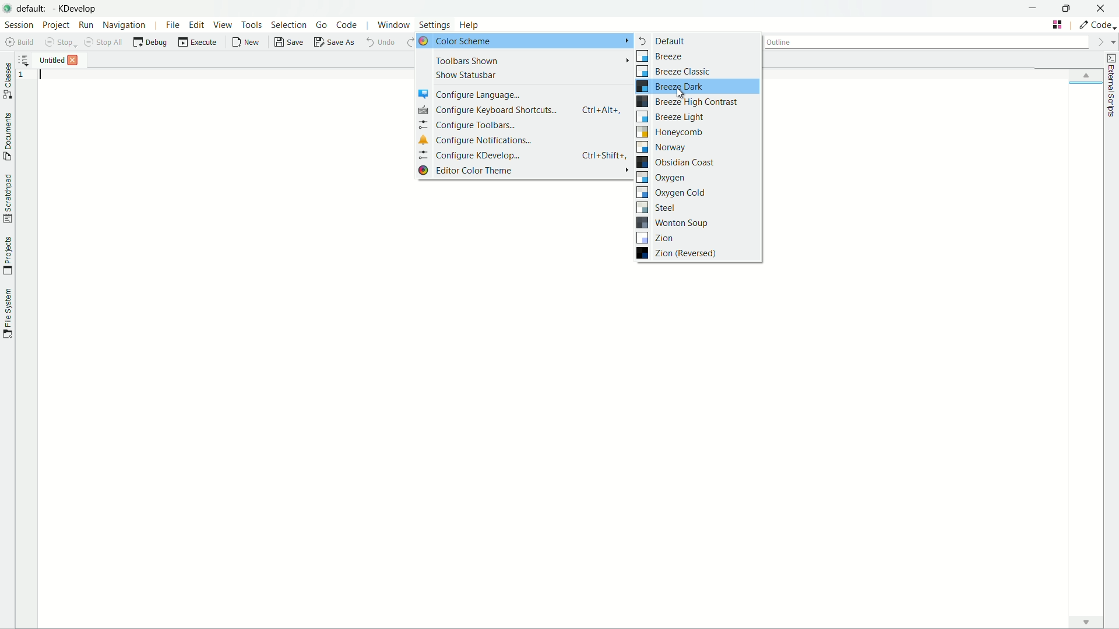 This screenshot has height=629, width=1119. Describe the element at coordinates (86, 24) in the screenshot. I see `run` at that location.